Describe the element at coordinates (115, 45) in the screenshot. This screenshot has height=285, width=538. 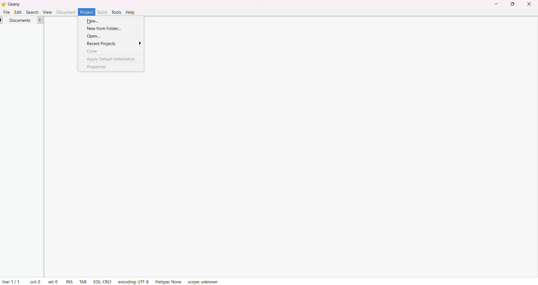
I see `recent projects` at that location.